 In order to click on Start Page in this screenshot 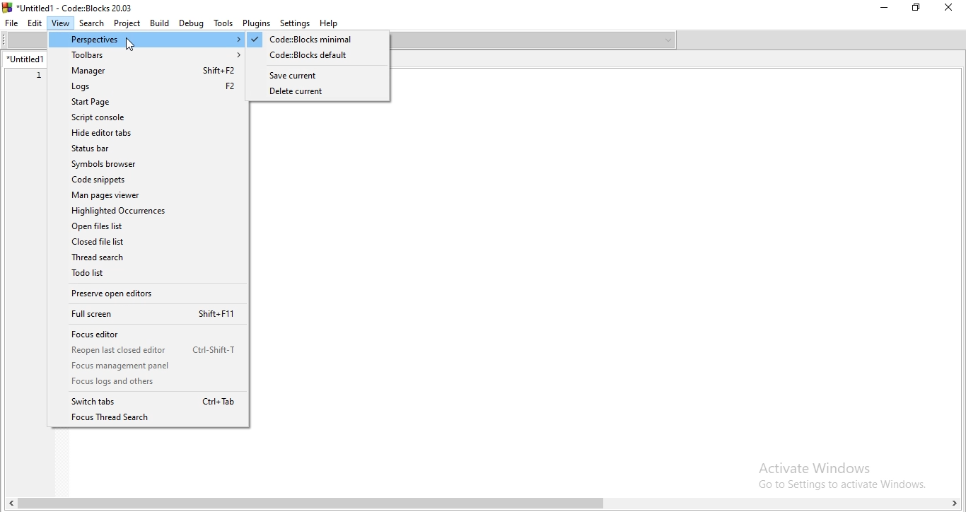, I will do `click(149, 103)`.